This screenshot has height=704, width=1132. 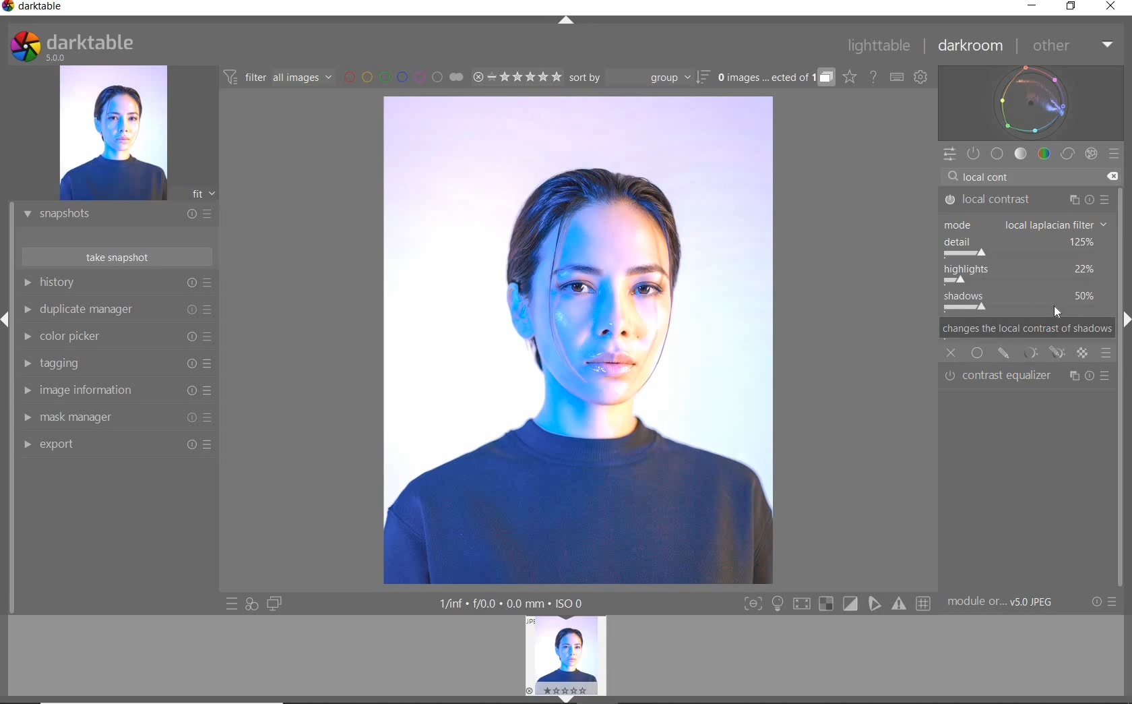 What do you see at coordinates (566, 655) in the screenshot?
I see `IMAGE PREVIEW` at bounding box center [566, 655].